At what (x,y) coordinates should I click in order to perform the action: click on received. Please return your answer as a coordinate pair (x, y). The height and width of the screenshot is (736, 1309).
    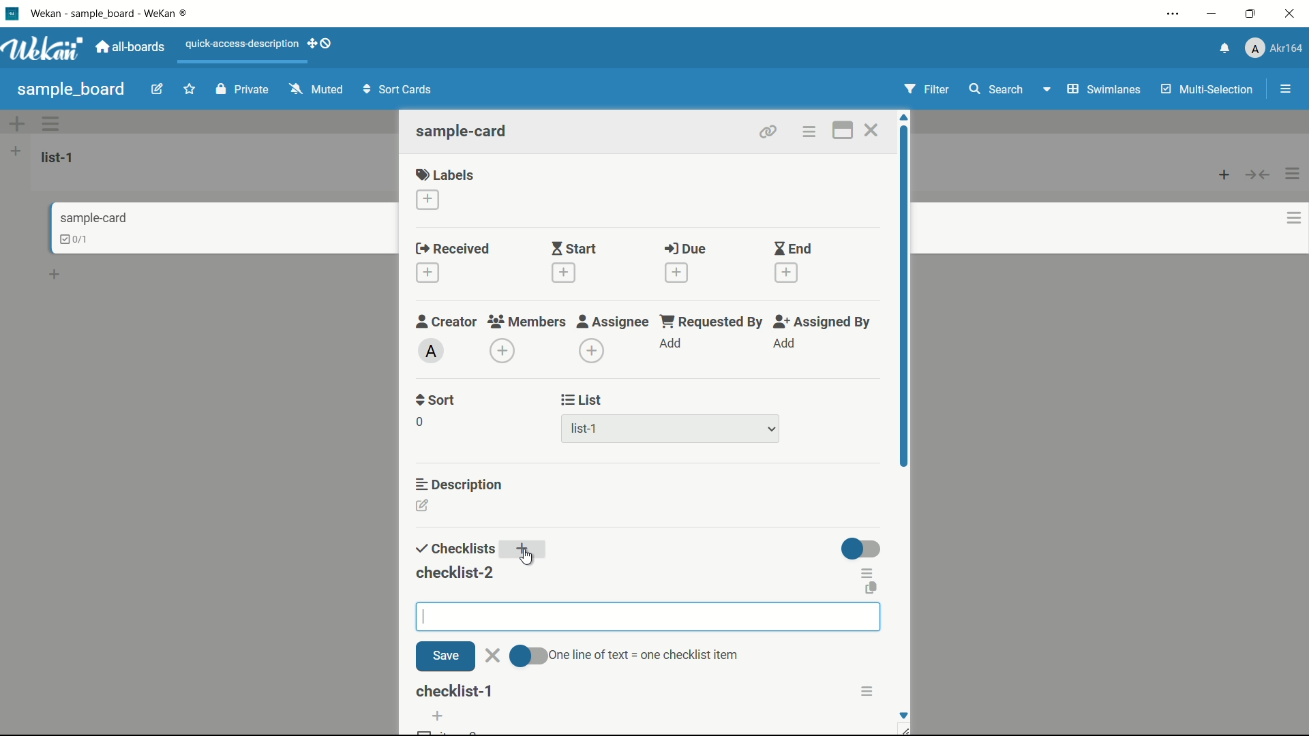
    Looking at the image, I should click on (453, 249).